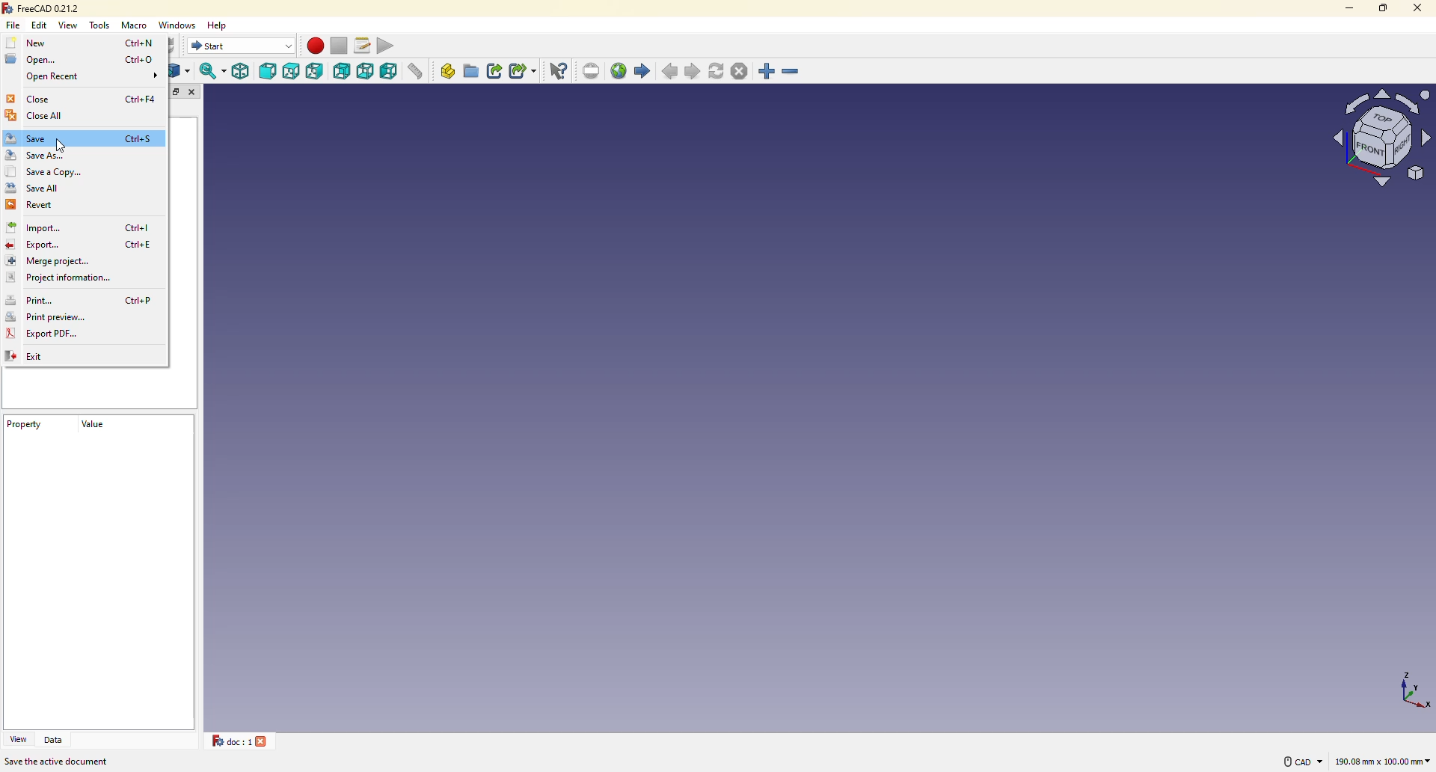  What do you see at coordinates (35, 246) in the screenshot?
I see `export` at bounding box center [35, 246].